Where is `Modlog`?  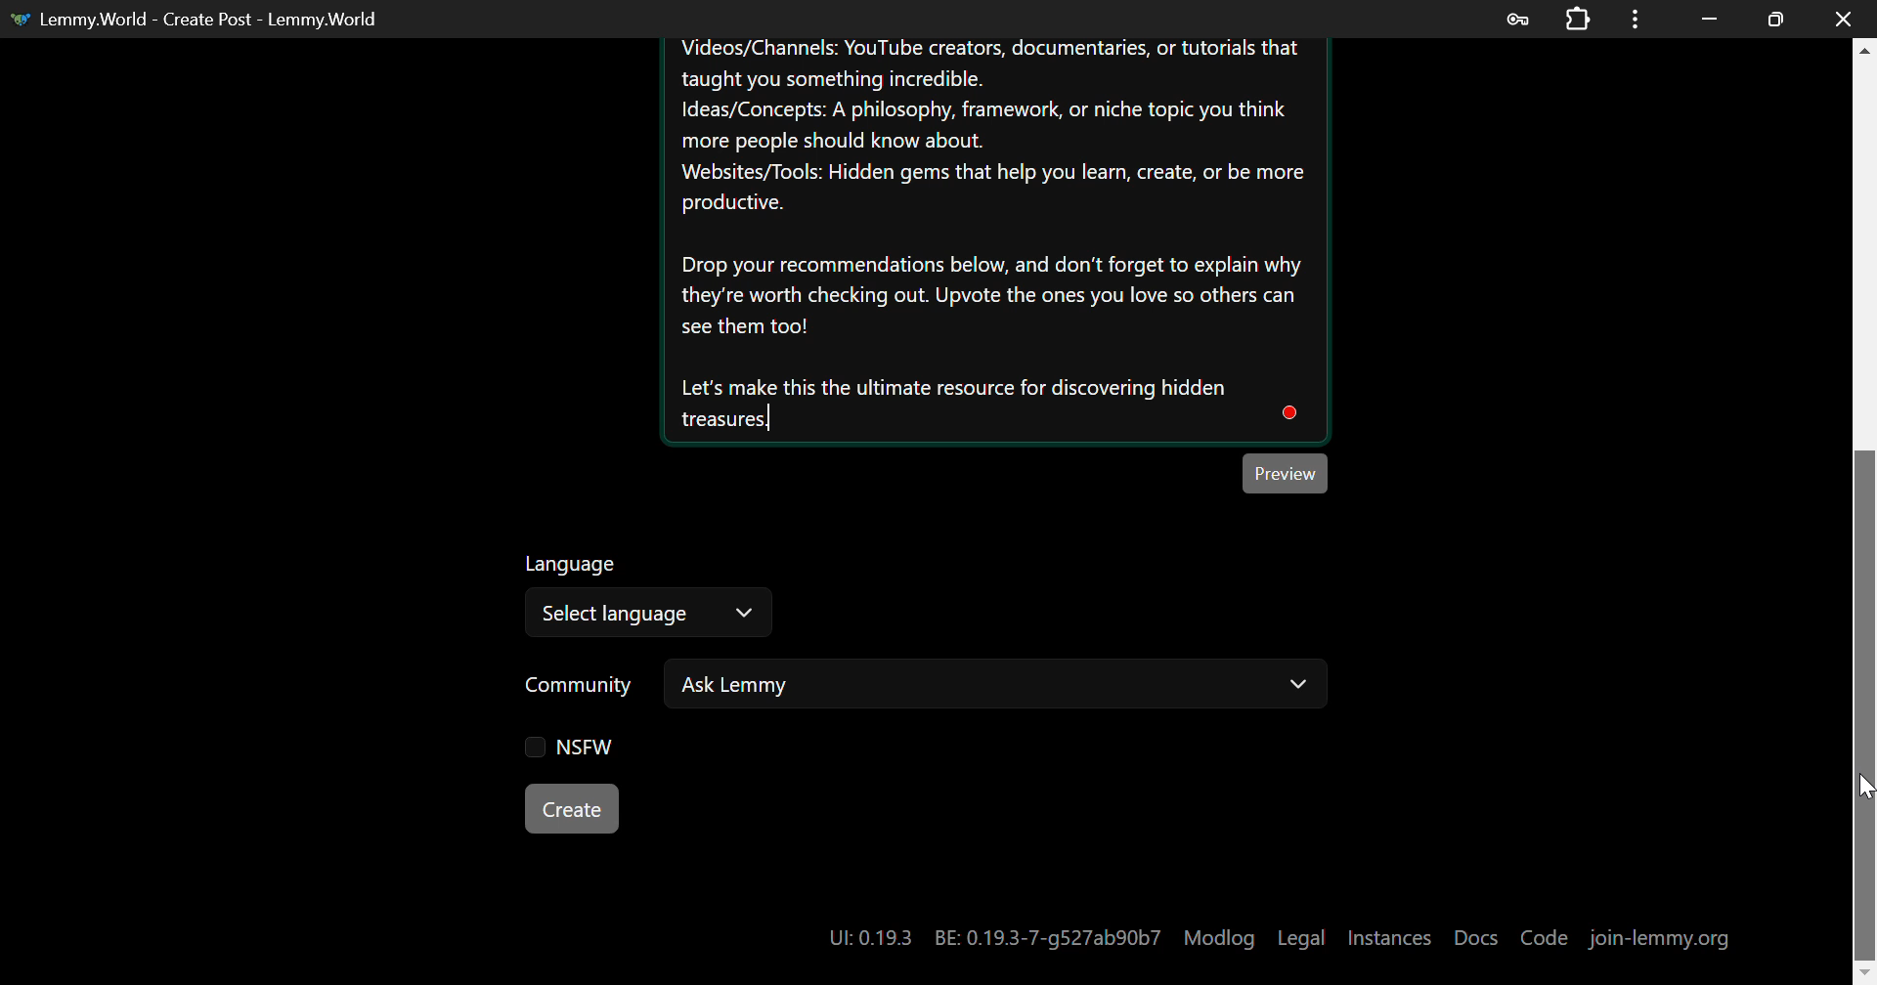 Modlog is located at coordinates (1219, 938).